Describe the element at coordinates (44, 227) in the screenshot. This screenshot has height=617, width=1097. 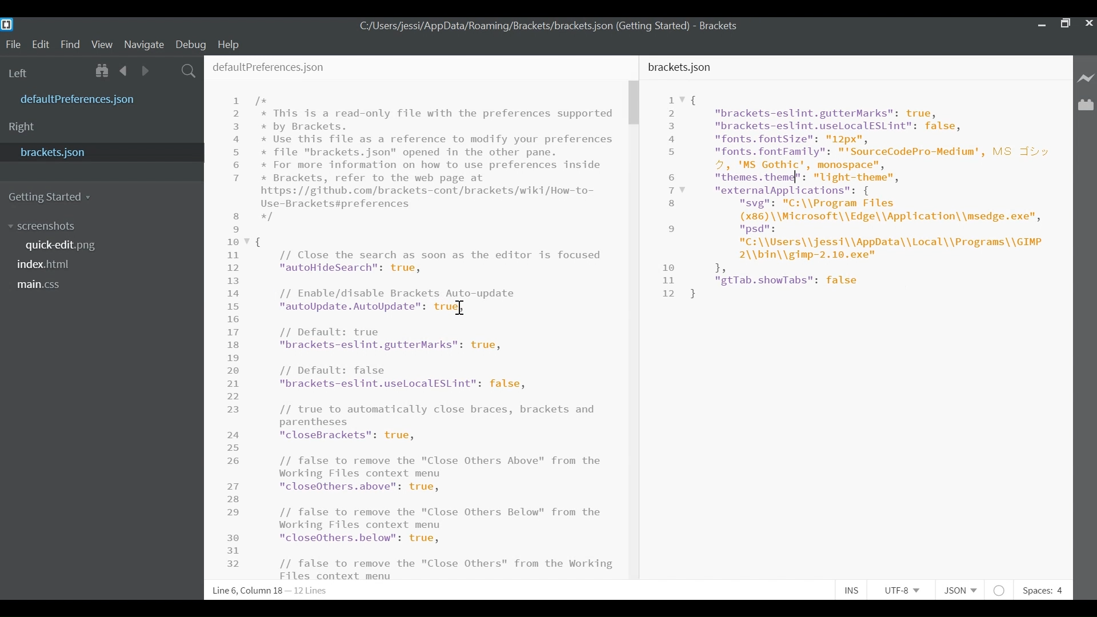
I see `Screenshot` at that location.